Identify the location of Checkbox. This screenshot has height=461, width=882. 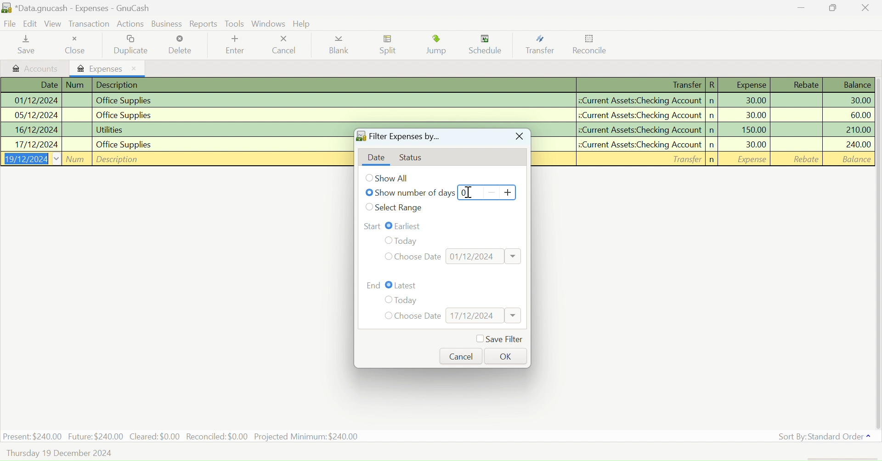
(387, 300).